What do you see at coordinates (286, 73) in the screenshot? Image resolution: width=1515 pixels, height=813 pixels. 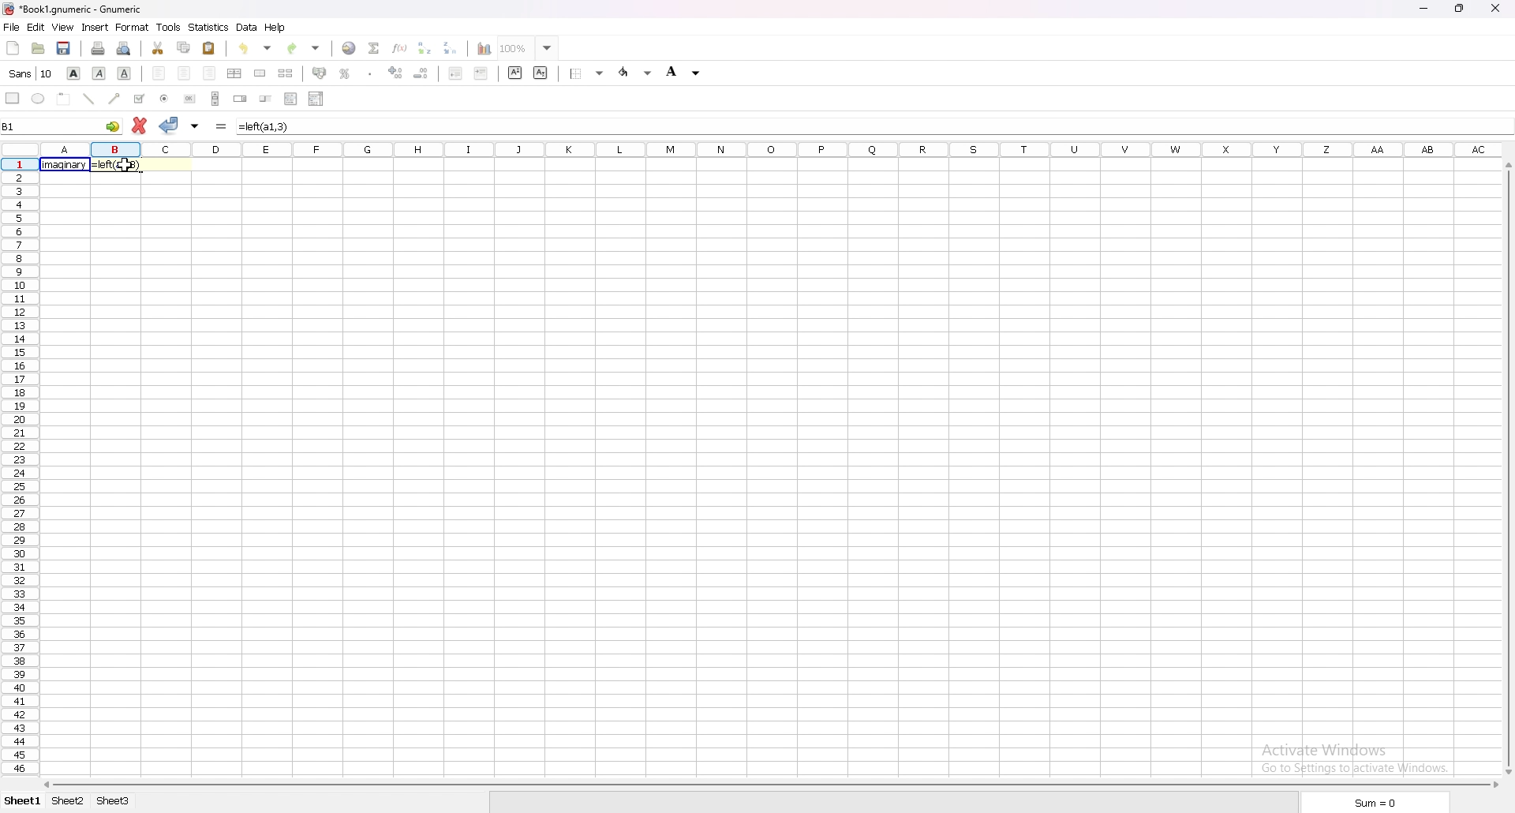 I see `split merged cells` at bounding box center [286, 73].